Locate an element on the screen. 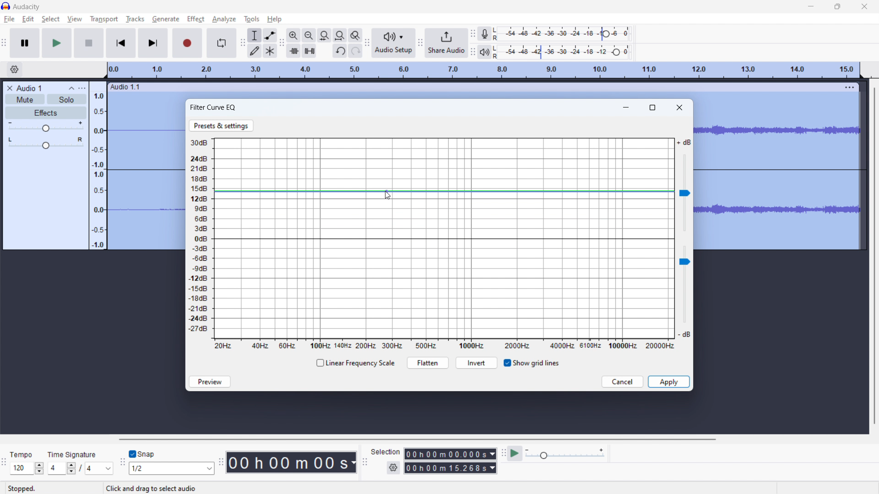 The width and height of the screenshot is (879, 494). pause is located at coordinates (25, 43).